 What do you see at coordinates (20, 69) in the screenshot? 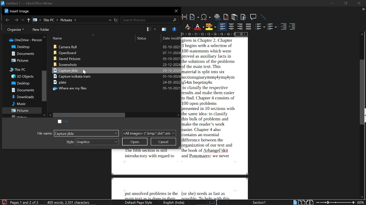
I see `this pc` at bounding box center [20, 69].